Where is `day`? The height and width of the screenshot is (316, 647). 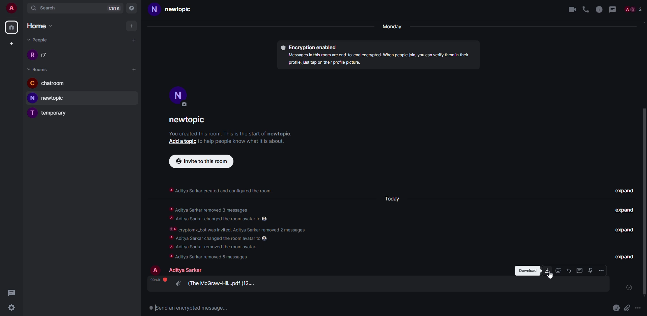 day is located at coordinates (391, 26).